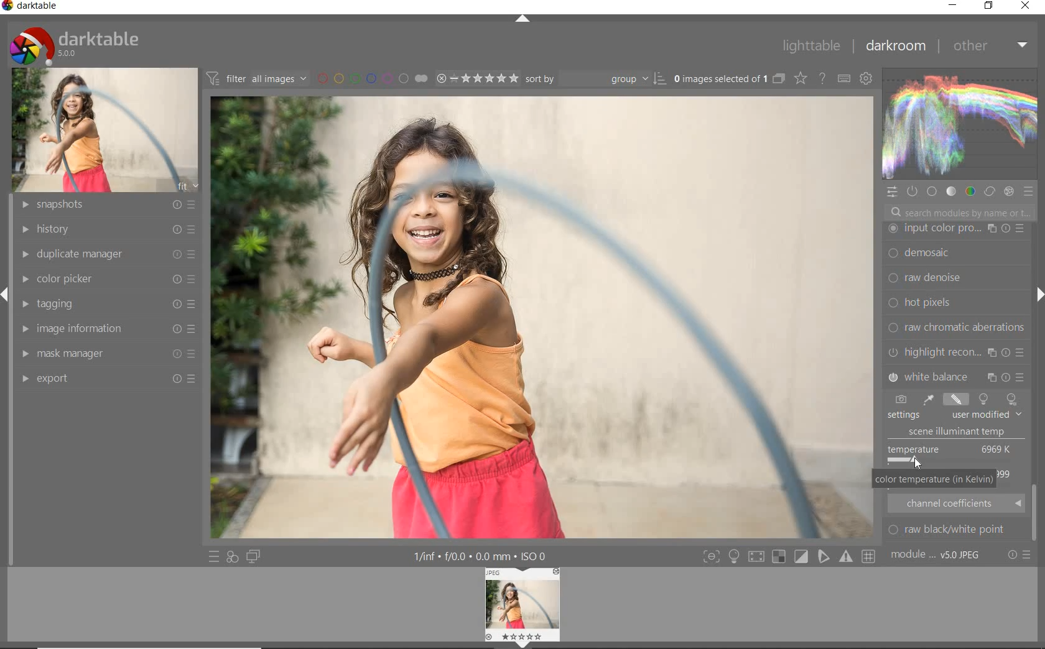 This screenshot has height=649, width=1045. What do you see at coordinates (481, 557) in the screenshot?
I see `other interface details` at bounding box center [481, 557].